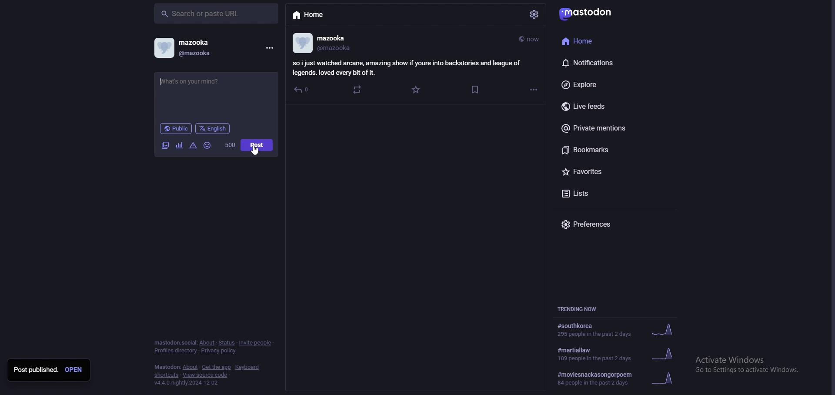 The image size is (835, 395). What do you see at coordinates (216, 14) in the screenshot?
I see `search bar` at bounding box center [216, 14].